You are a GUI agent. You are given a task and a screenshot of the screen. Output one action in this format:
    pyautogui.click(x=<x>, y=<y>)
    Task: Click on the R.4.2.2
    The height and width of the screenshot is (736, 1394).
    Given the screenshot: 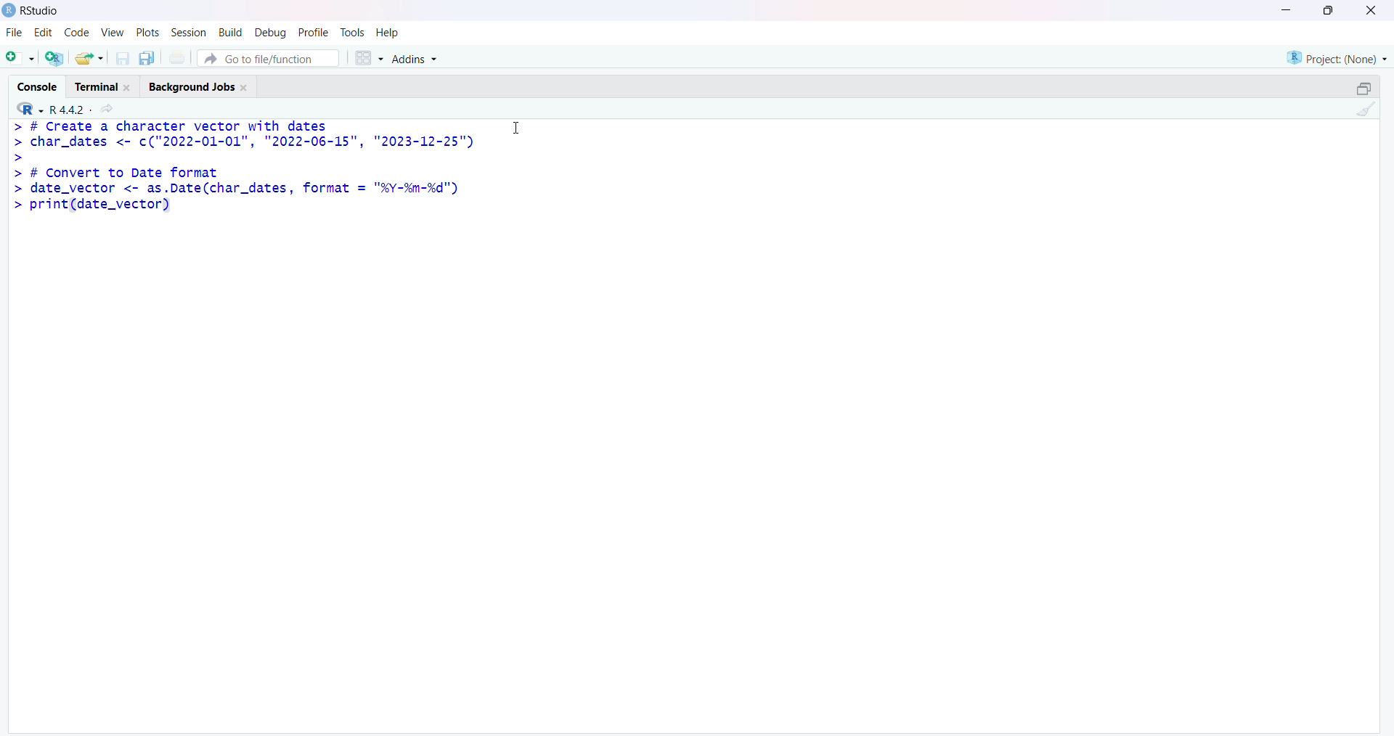 What is the action you would take?
    pyautogui.click(x=65, y=108)
    